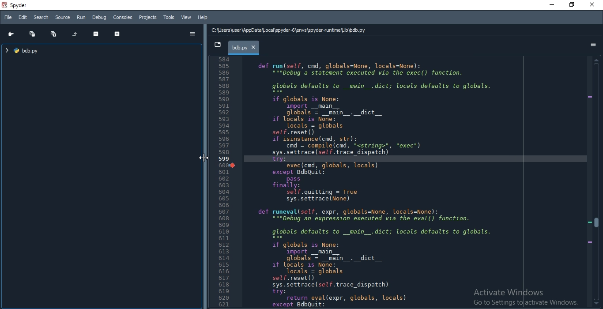 The height and width of the screenshot is (309, 603). Describe the element at coordinates (288, 30) in the screenshot. I see `C:\Users\user\AppData Local \spyder-6\envs\spyder-runtime\Lib\bdb.py` at that location.